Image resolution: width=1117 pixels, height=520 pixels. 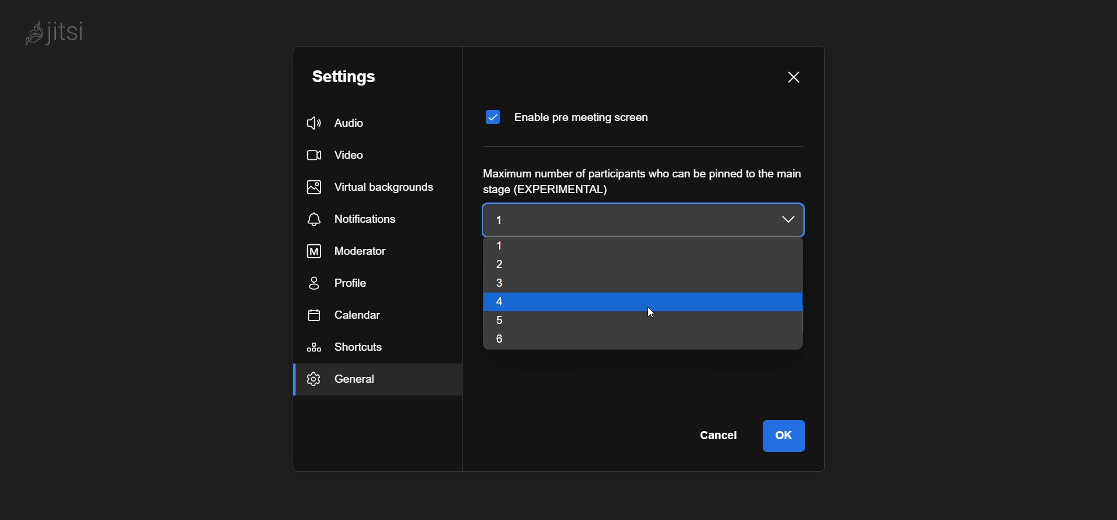 I want to click on 2, so click(x=526, y=265).